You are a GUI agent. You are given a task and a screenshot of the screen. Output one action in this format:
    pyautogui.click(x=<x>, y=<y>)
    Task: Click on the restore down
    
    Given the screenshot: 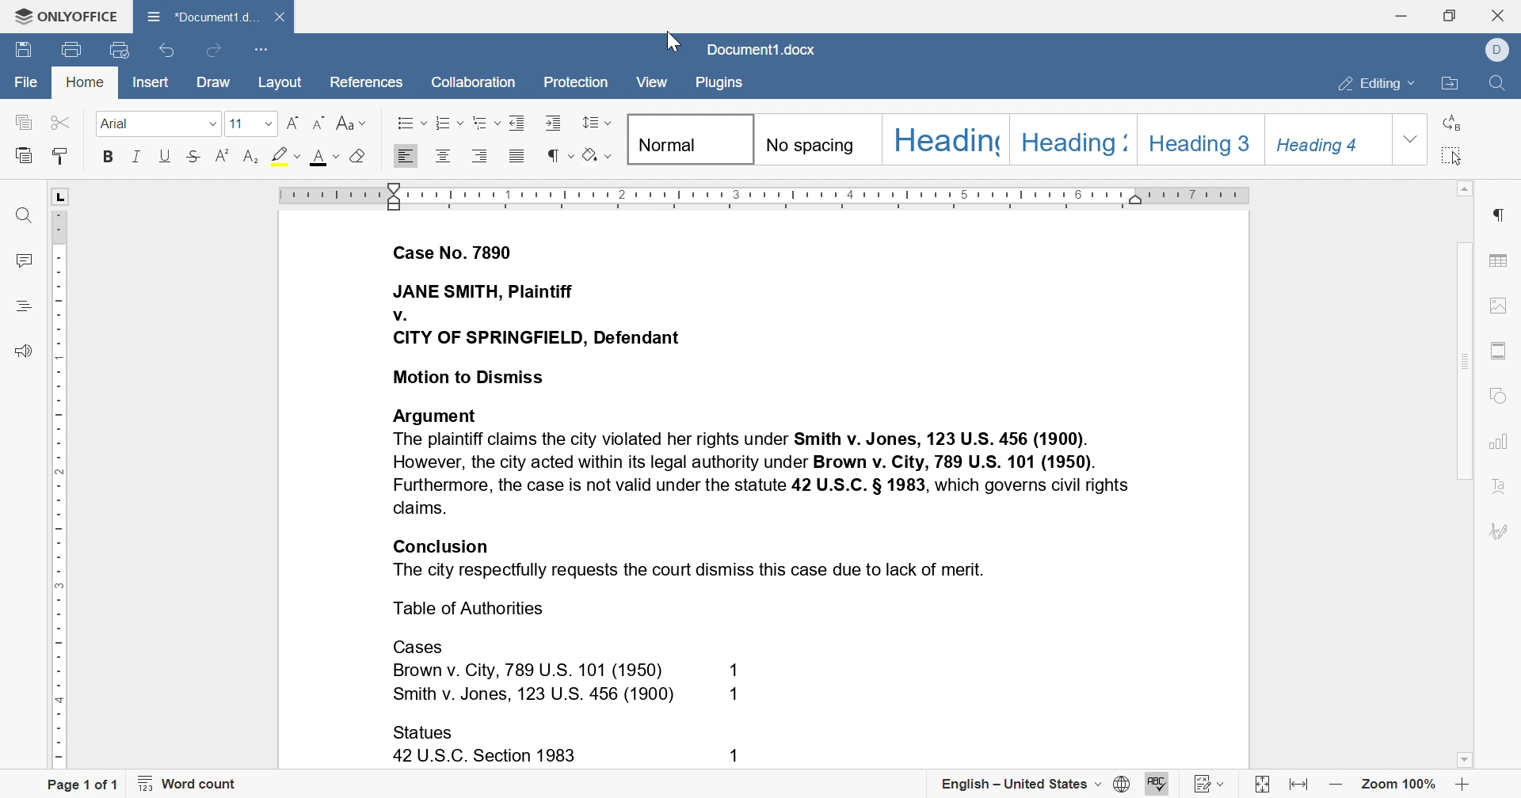 What is the action you would take?
    pyautogui.click(x=1450, y=17)
    